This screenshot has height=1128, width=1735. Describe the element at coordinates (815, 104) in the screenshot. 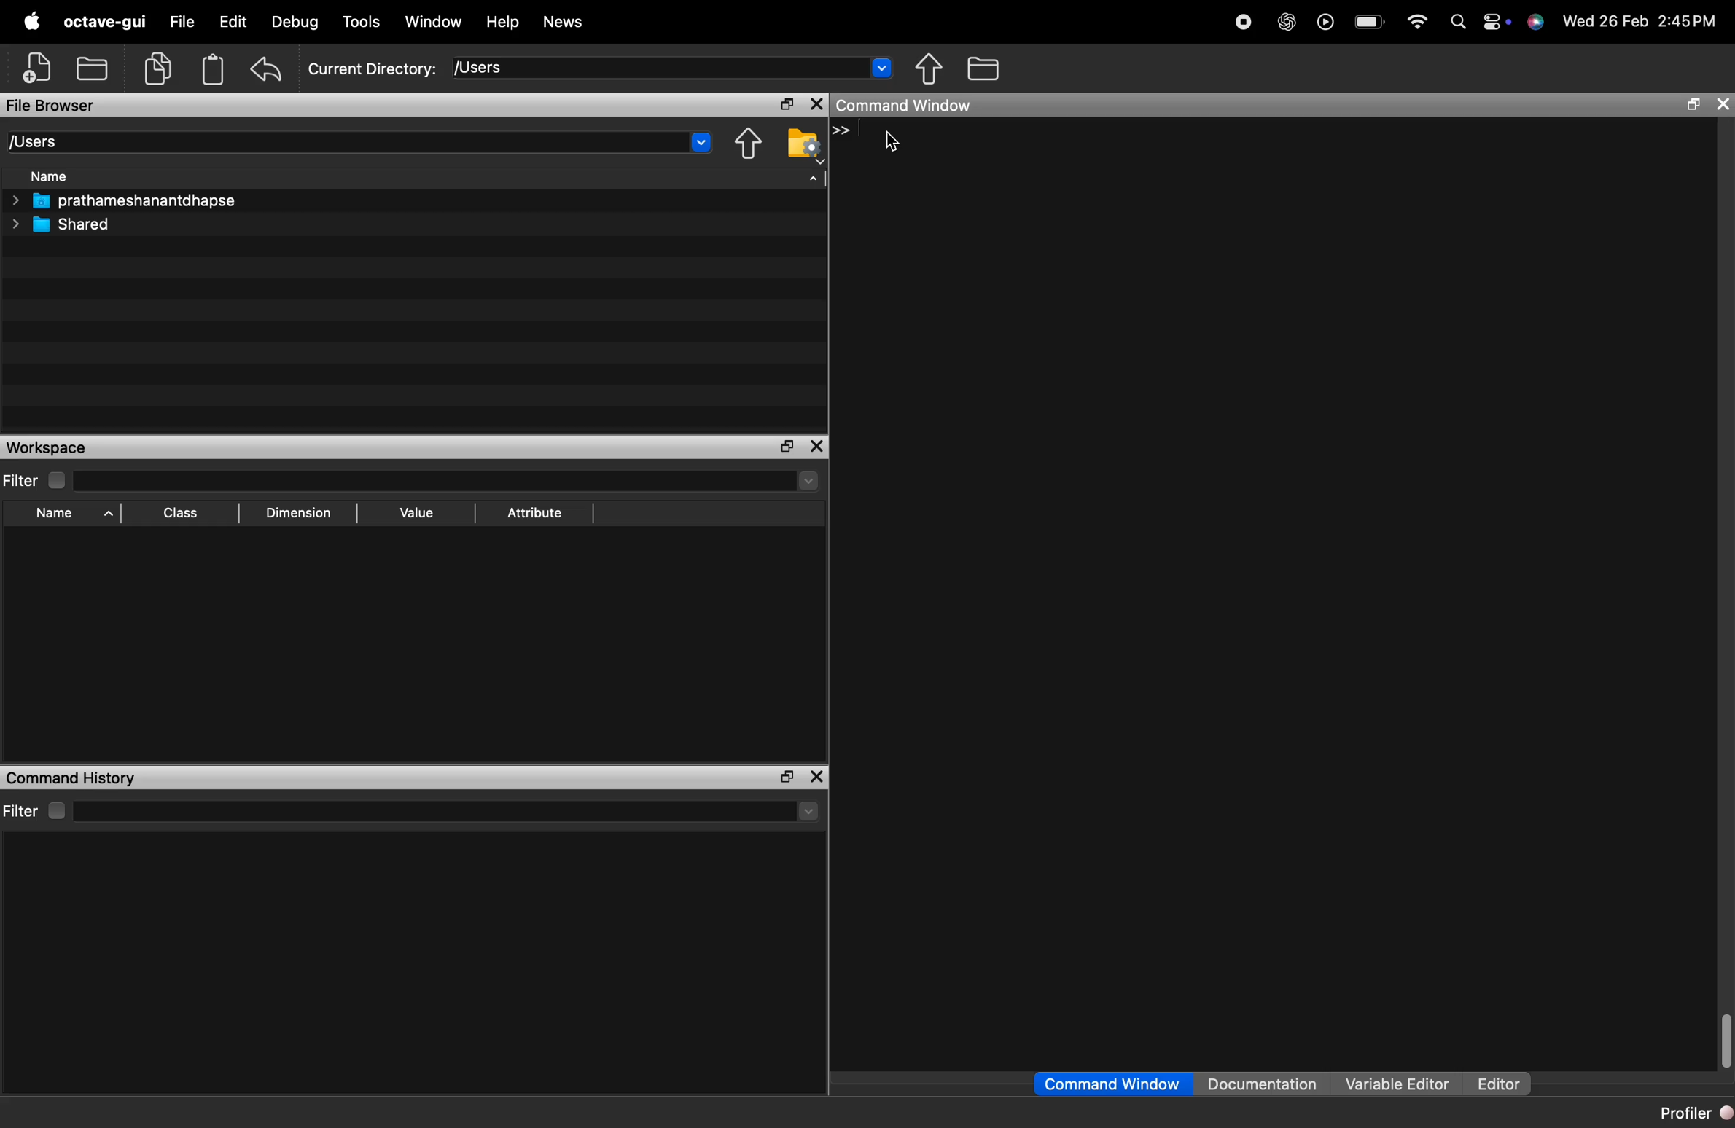

I see `close` at that location.